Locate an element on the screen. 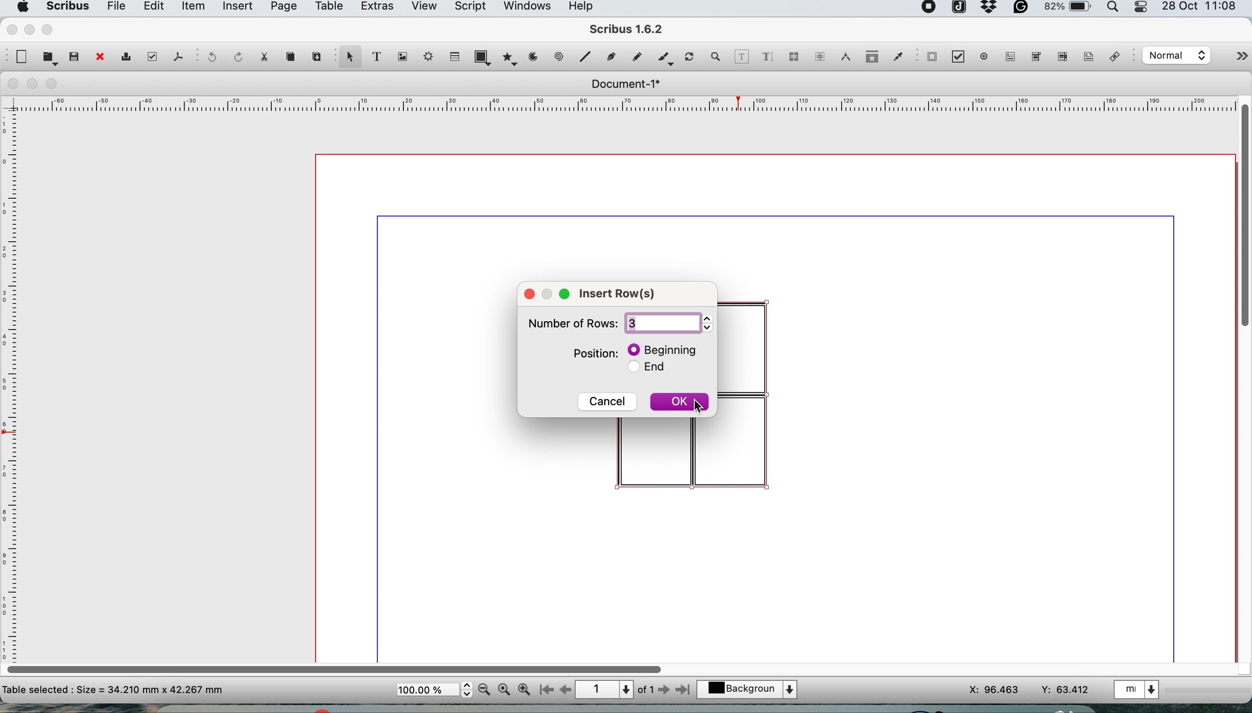  copy is located at coordinates (292, 57).